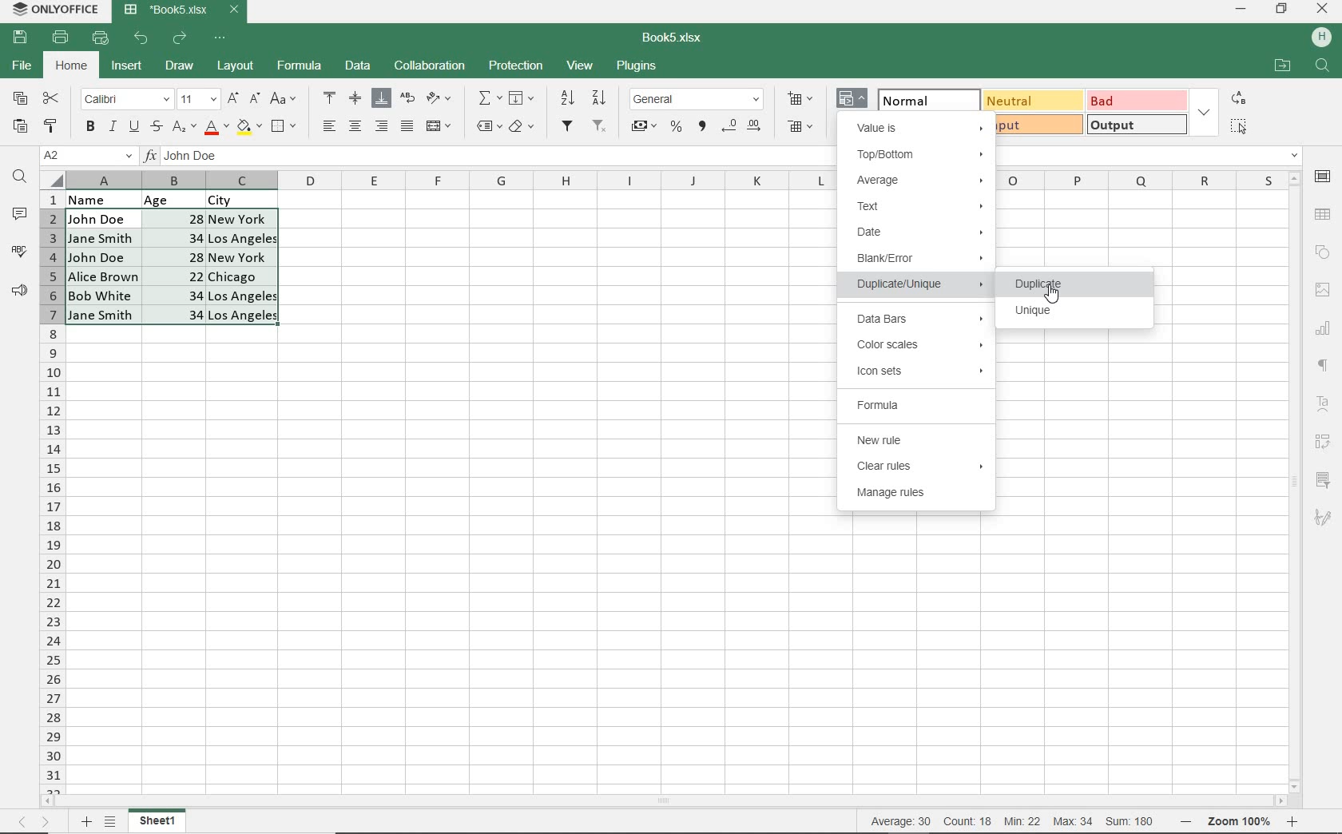 This screenshot has width=1342, height=834. I want to click on CUT, so click(52, 98).